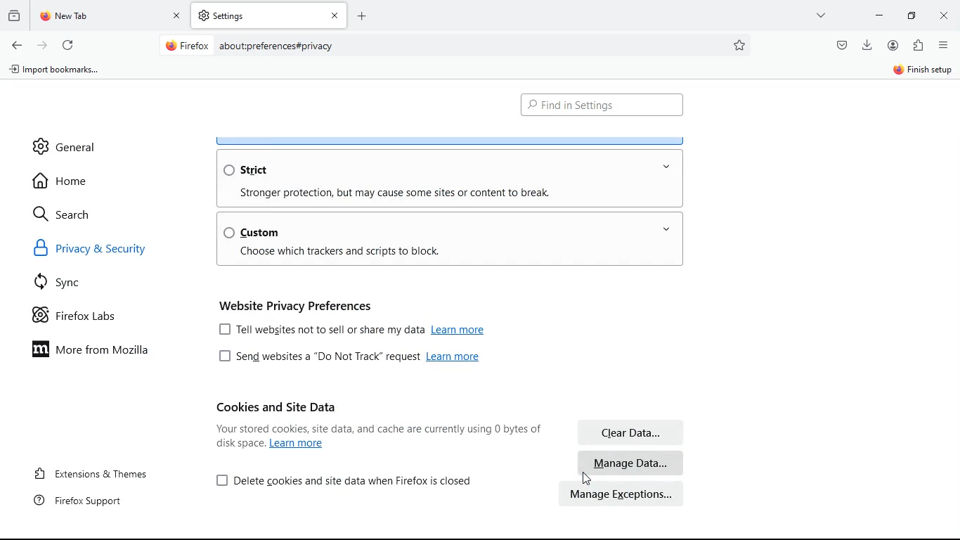 This screenshot has height=540, width=960. Describe the element at coordinates (15, 46) in the screenshot. I see `back` at that location.